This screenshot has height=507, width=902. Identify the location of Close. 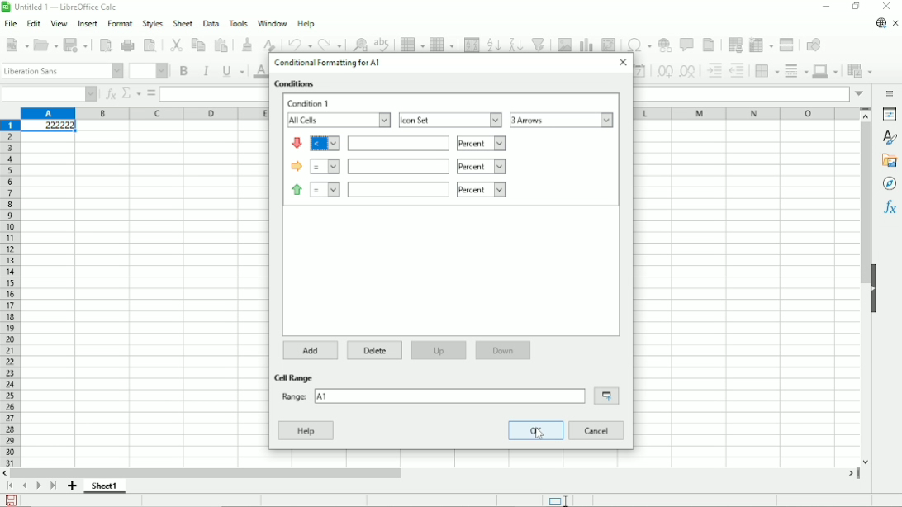
(622, 62).